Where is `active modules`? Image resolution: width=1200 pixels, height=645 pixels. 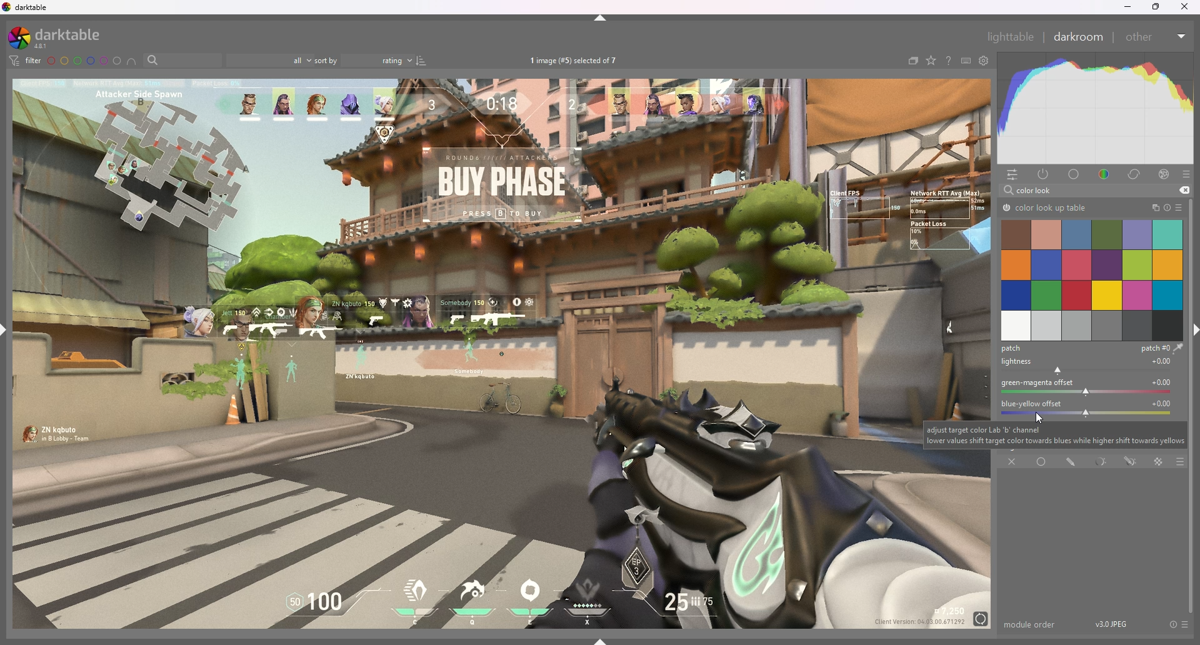
active modules is located at coordinates (1044, 174).